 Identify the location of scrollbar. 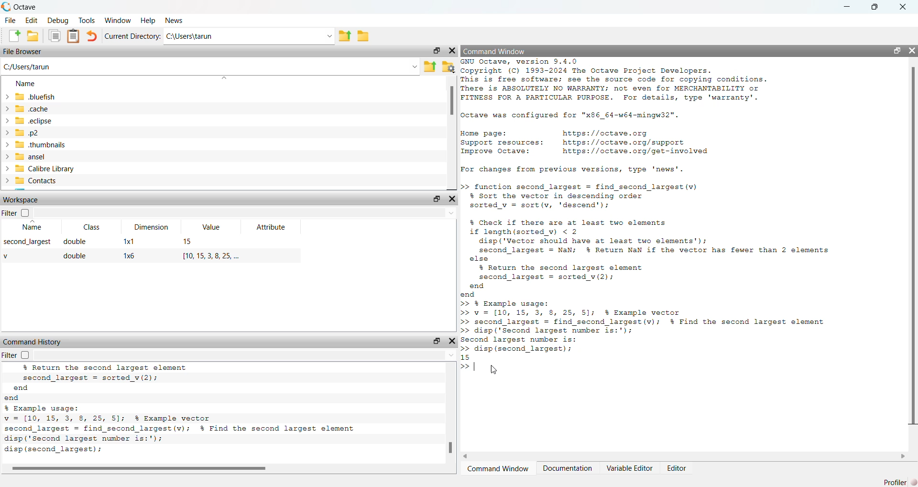
(912, 246).